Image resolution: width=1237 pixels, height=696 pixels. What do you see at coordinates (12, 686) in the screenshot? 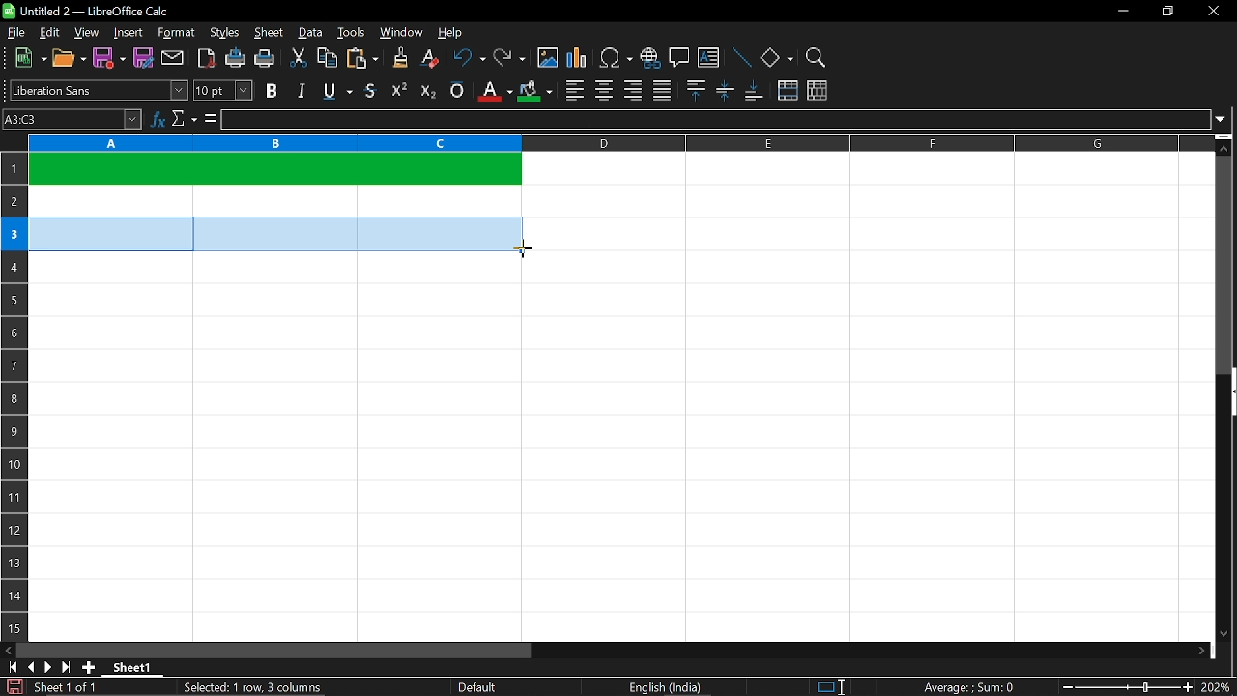
I see `save ` at bounding box center [12, 686].